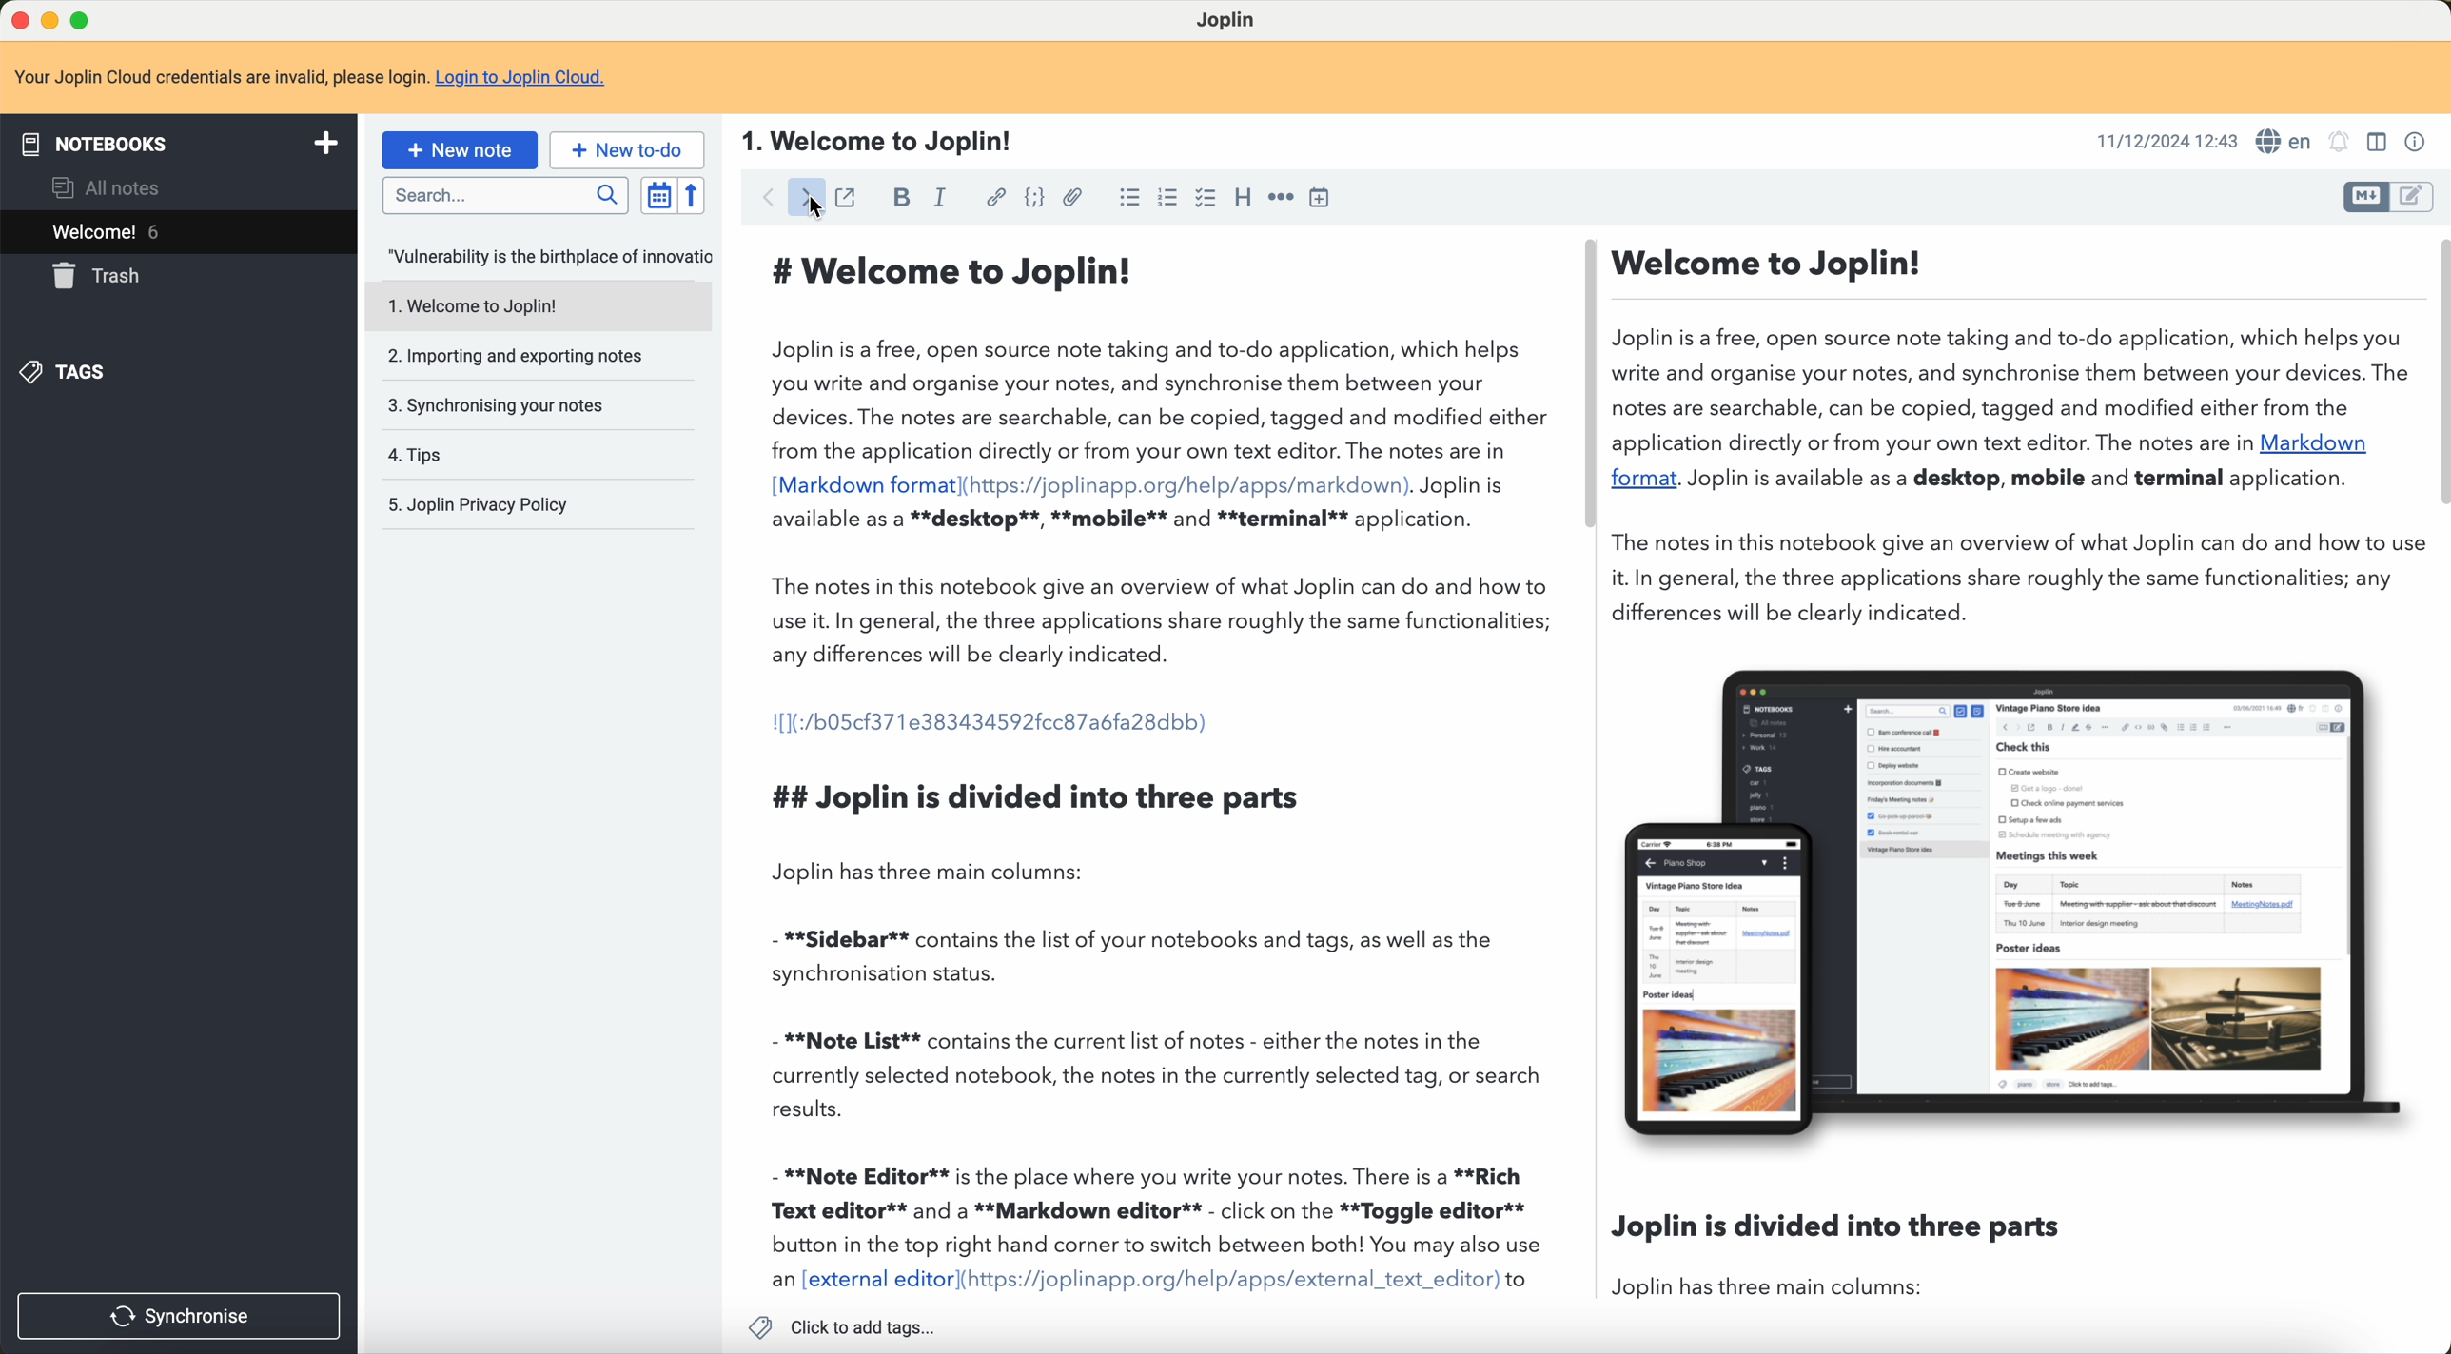 This screenshot has width=2451, height=1354. Describe the element at coordinates (1126, 198) in the screenshot. I see `bulleted list` at that location.